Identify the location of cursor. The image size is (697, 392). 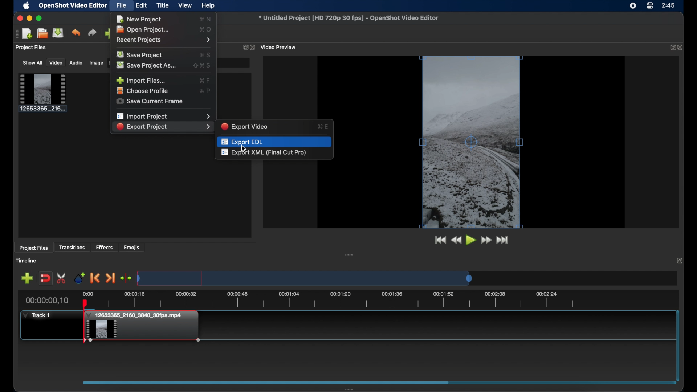
(243, 148).